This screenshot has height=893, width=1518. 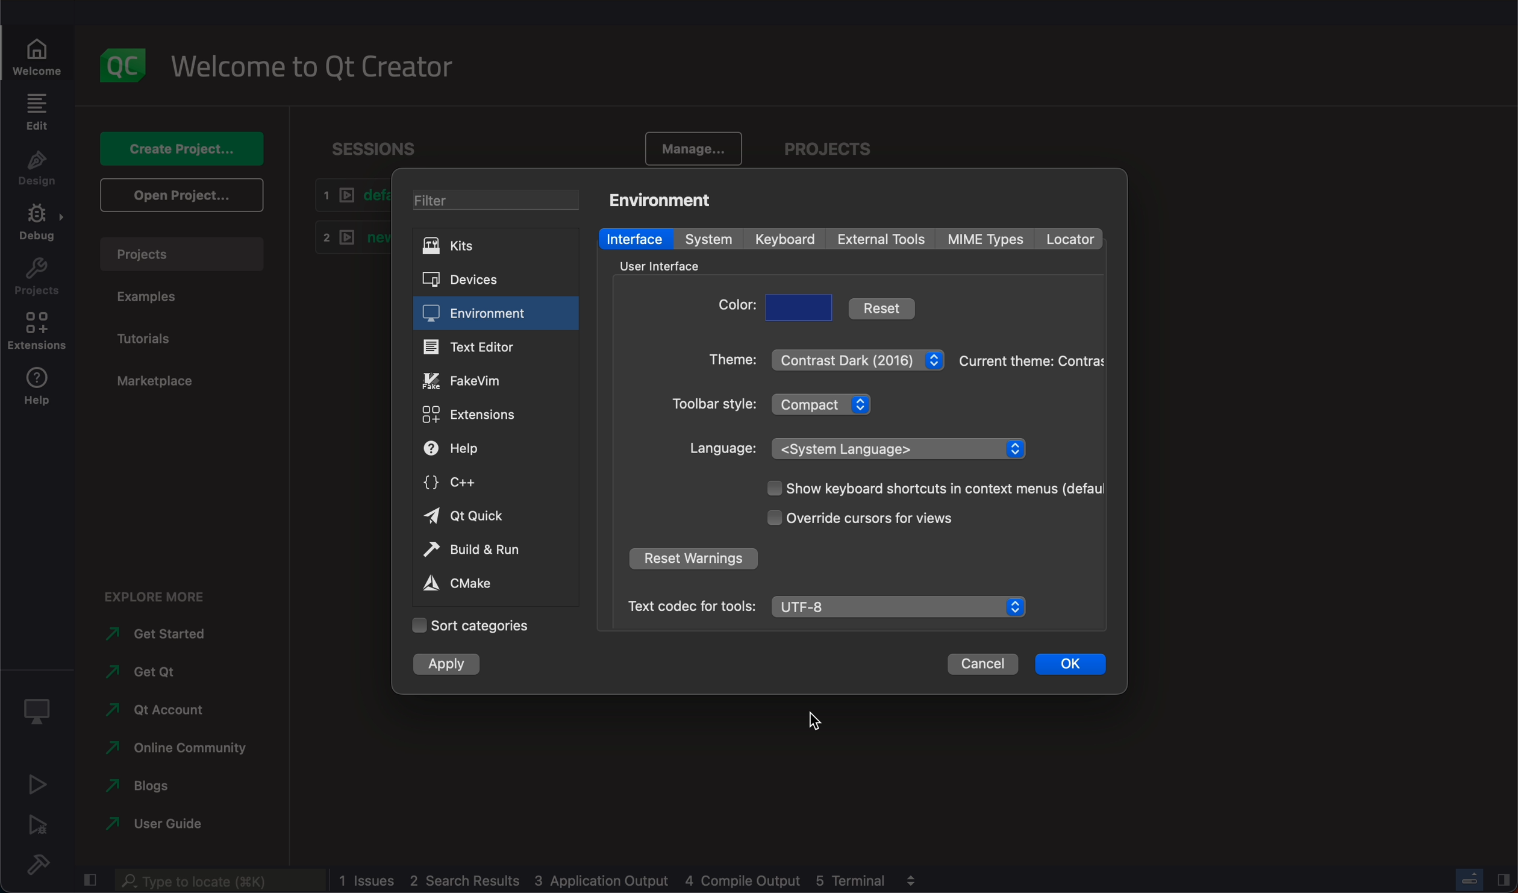 What do you see at coordinates (827, 403) in the screenshot?
I see `compact` at bounding box center [827, 403].